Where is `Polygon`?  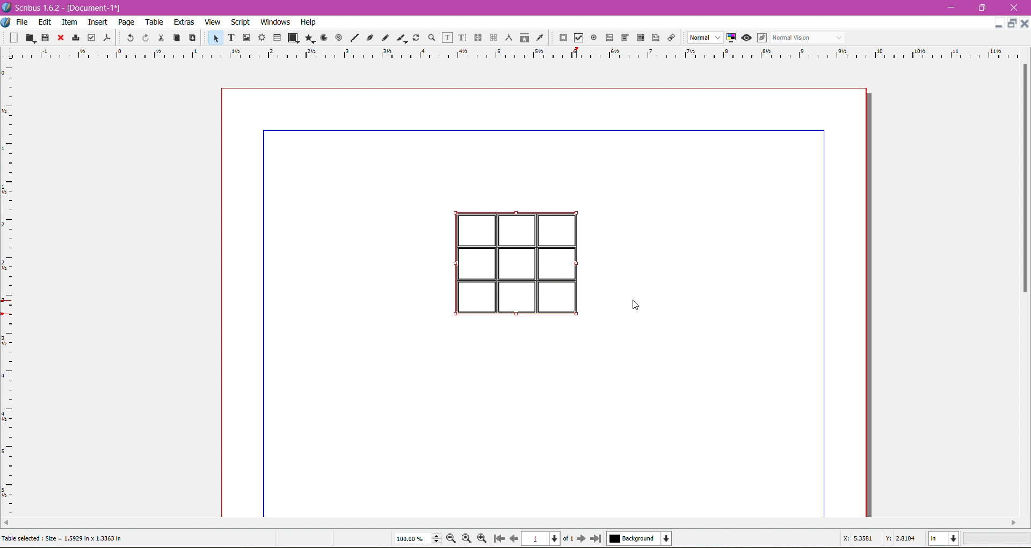 Polygon is located at coordinates (308, 38).